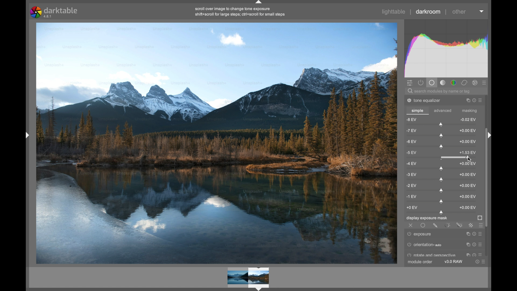 The image size is (517, 291). What do you see at coordinates (454, 83) in the screenshot?
I see `color` at bounding box center [454, 83].